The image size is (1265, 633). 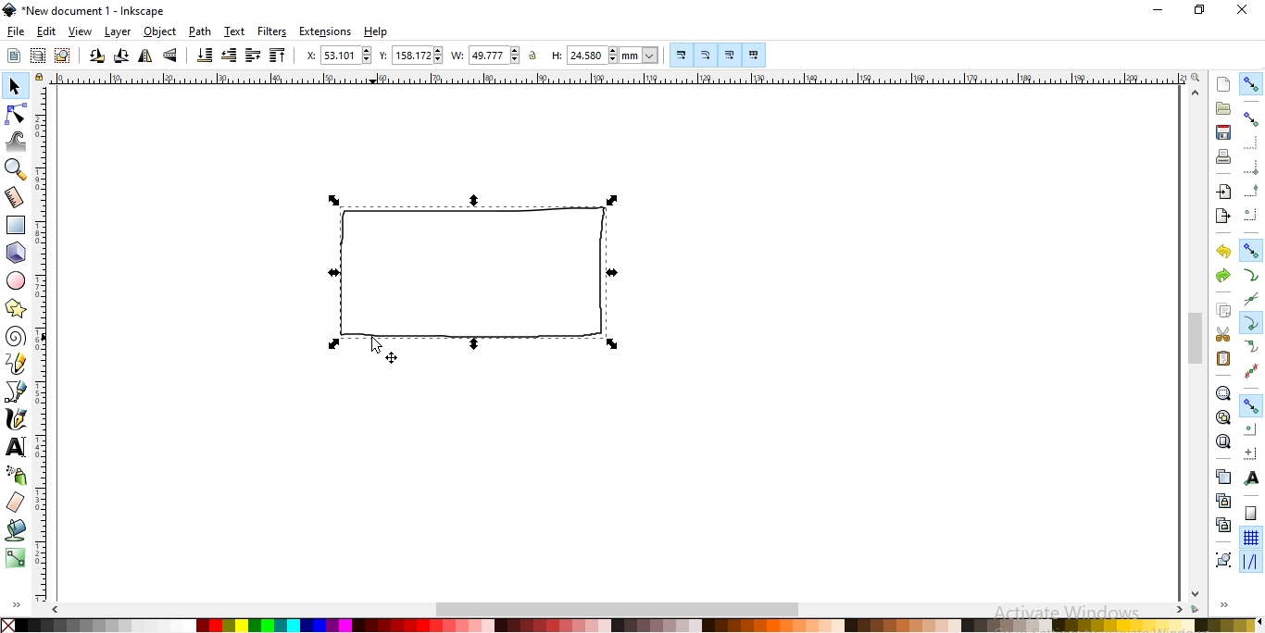 I want to click on draw bezier curves and straight lines, so click(x=17, y=391).